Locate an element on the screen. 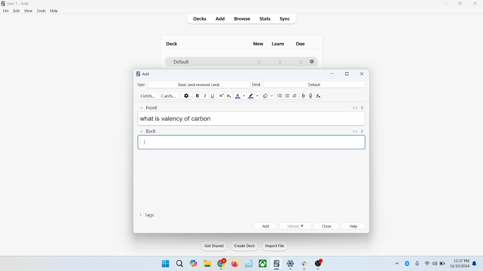 This screenshot has height=271, width=483. options is located at coordinates (187, 95).